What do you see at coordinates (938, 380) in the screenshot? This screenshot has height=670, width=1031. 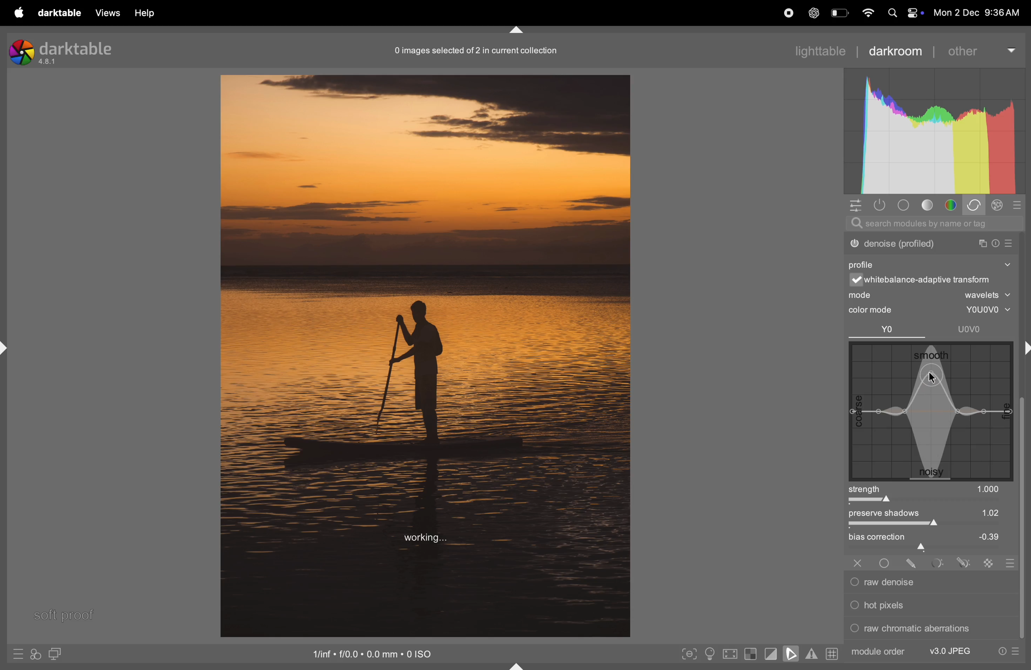 I see `cursor` at bounding box center [938, 380].